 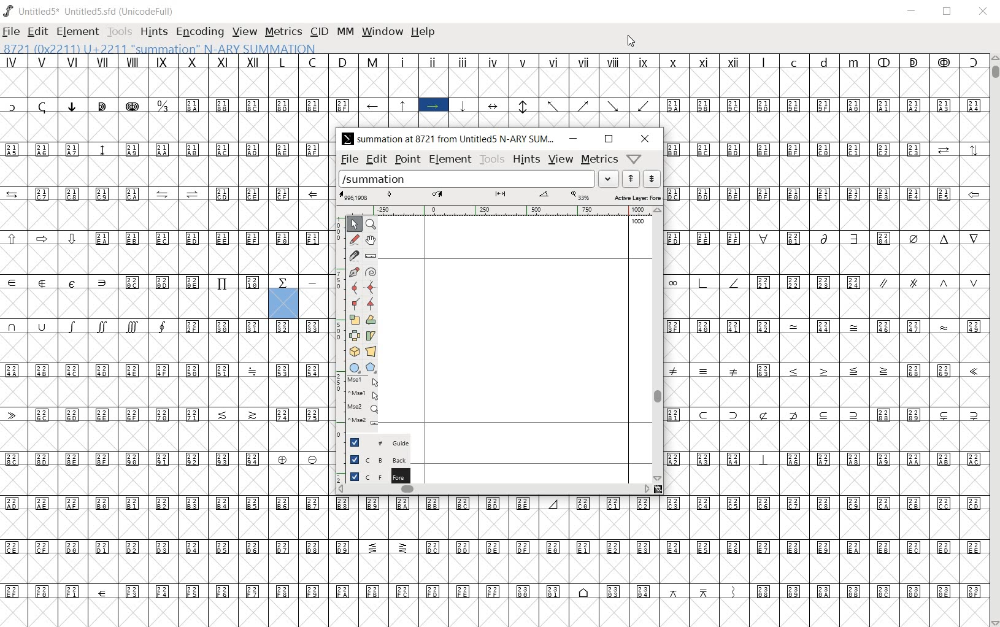 What do you see at coordinates (425, 33) in the screenshot?
I see `HELP` at bounding box center [425, 33].